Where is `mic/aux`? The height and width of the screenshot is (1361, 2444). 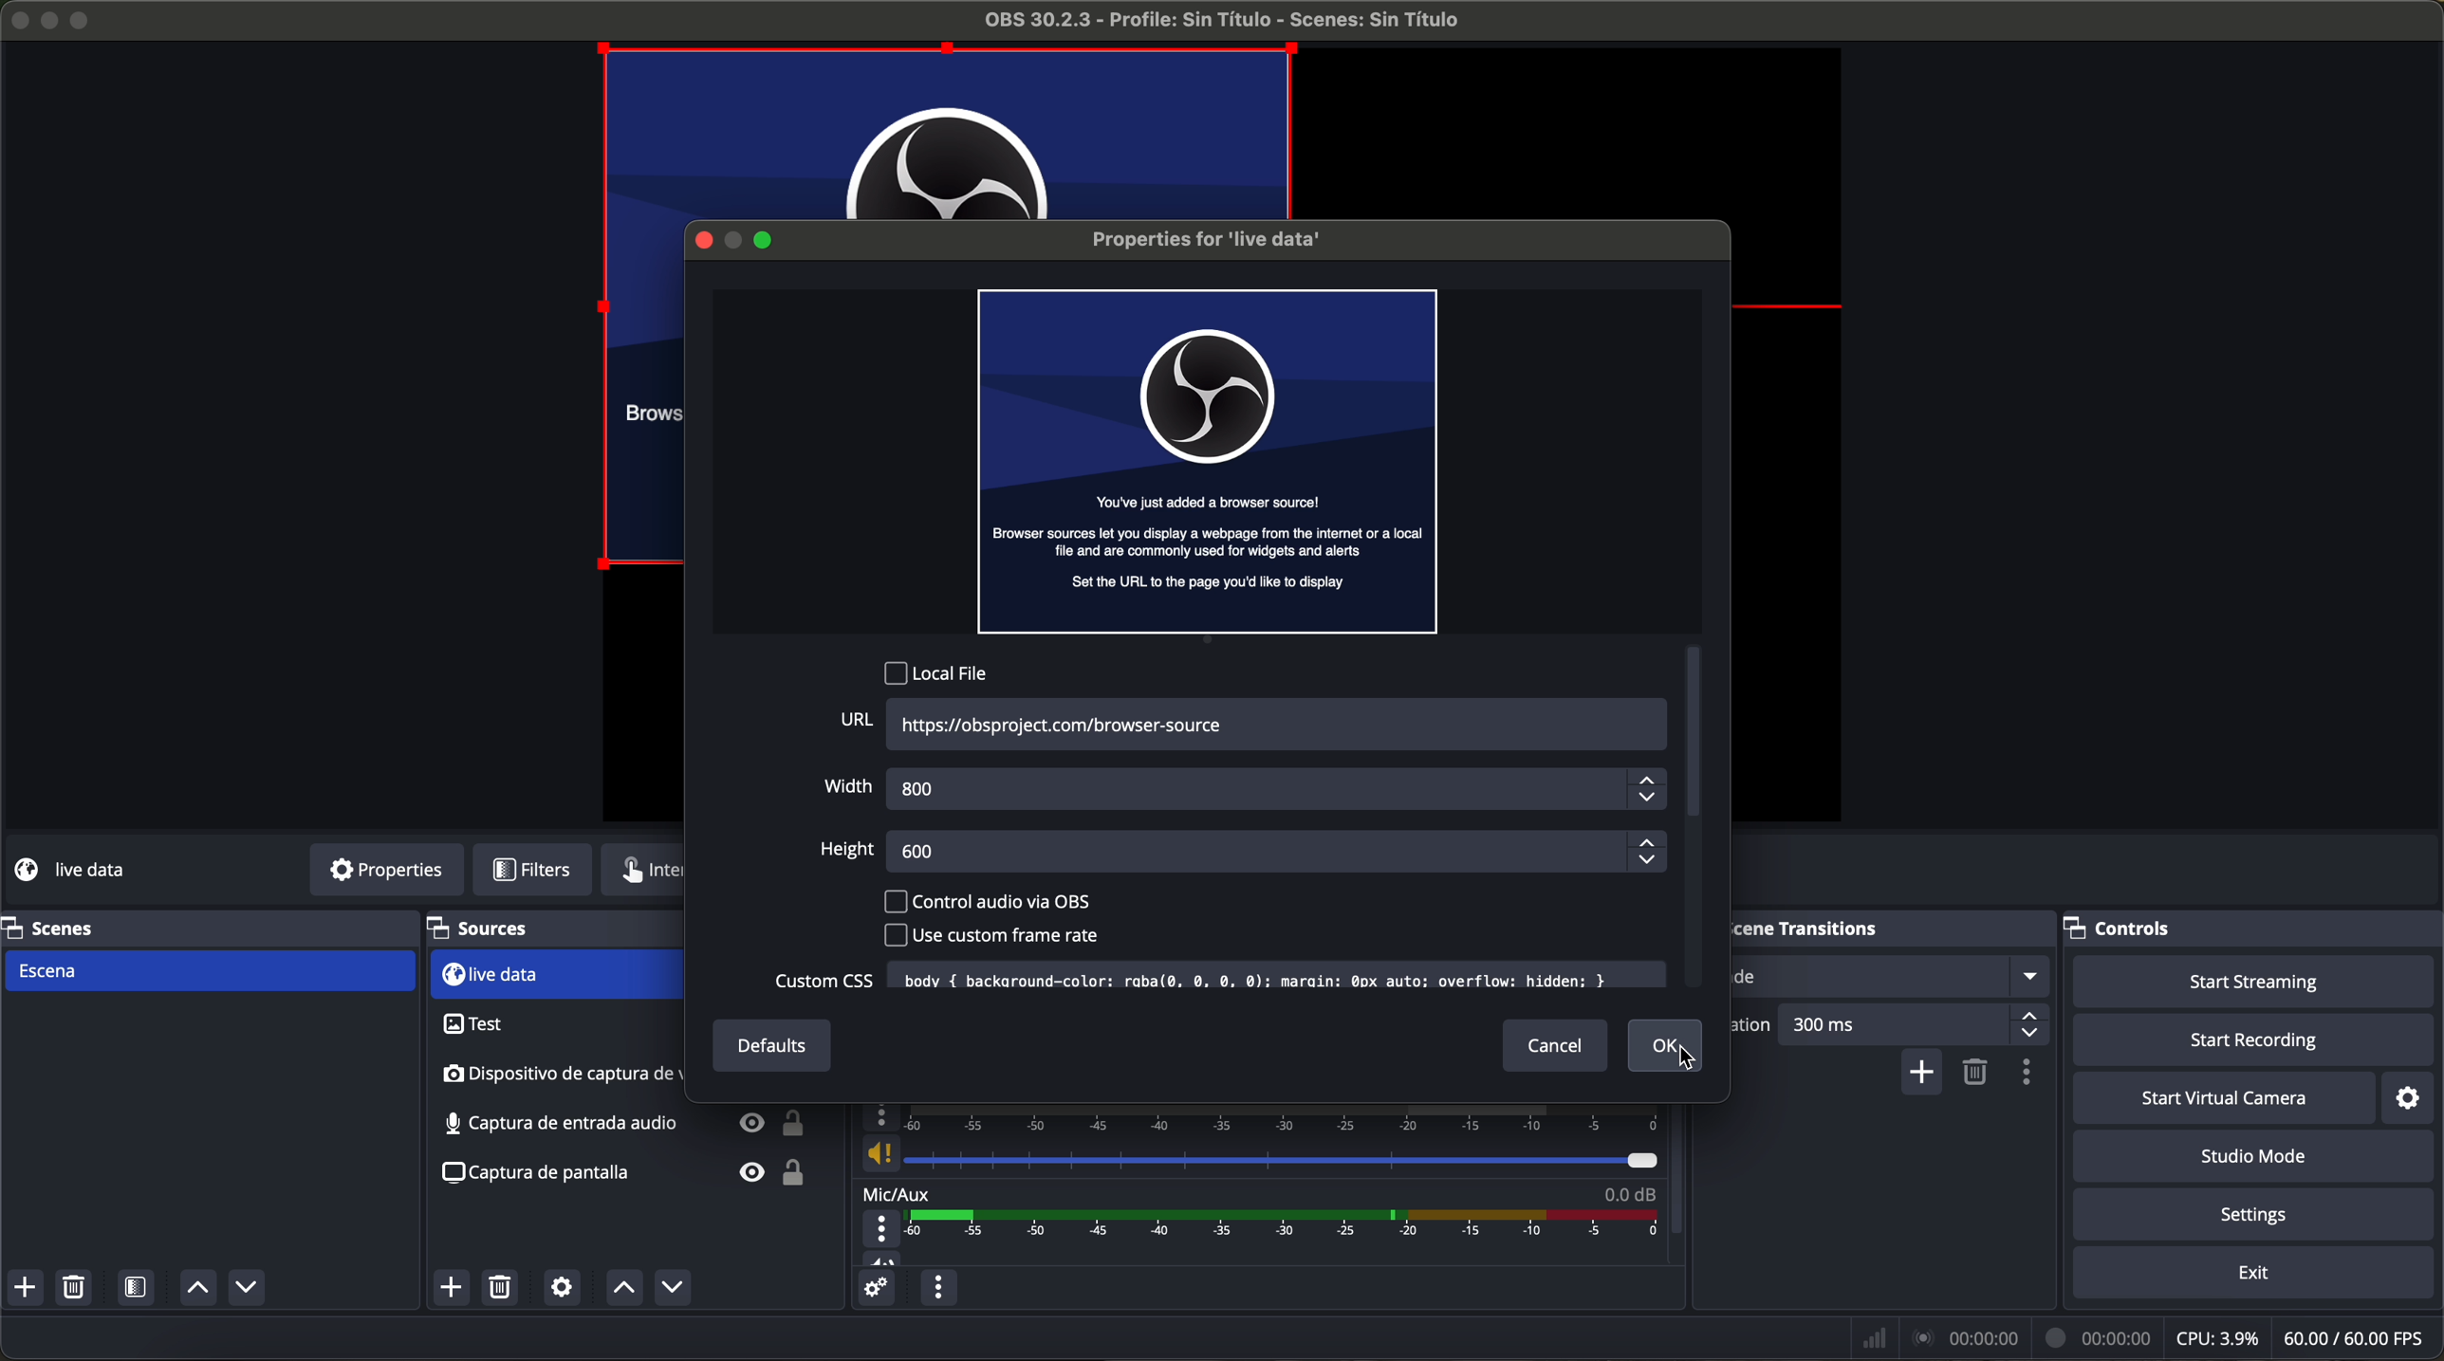
mic/aux is located at coordinates (906, 1194).